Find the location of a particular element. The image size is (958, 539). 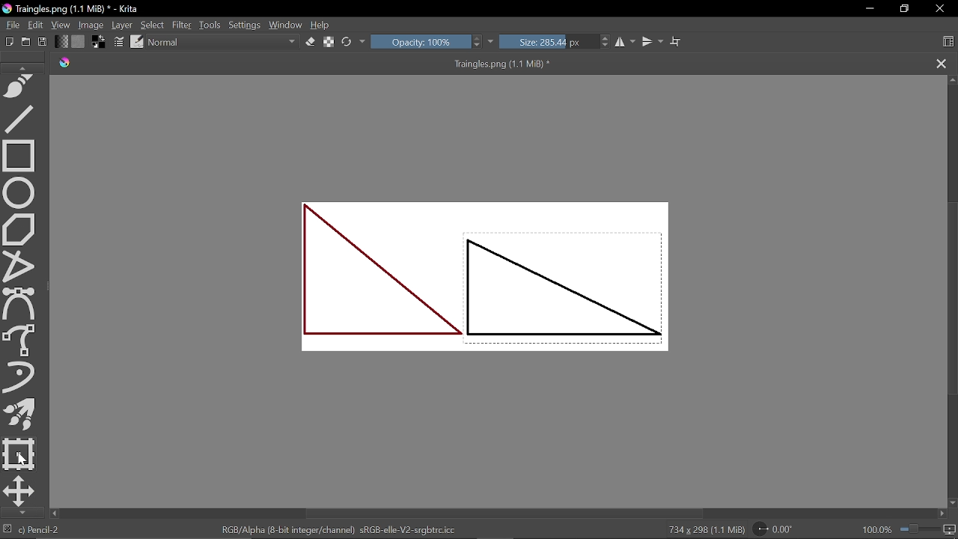

Horizontal mirror is located at coordinates (626, 42).